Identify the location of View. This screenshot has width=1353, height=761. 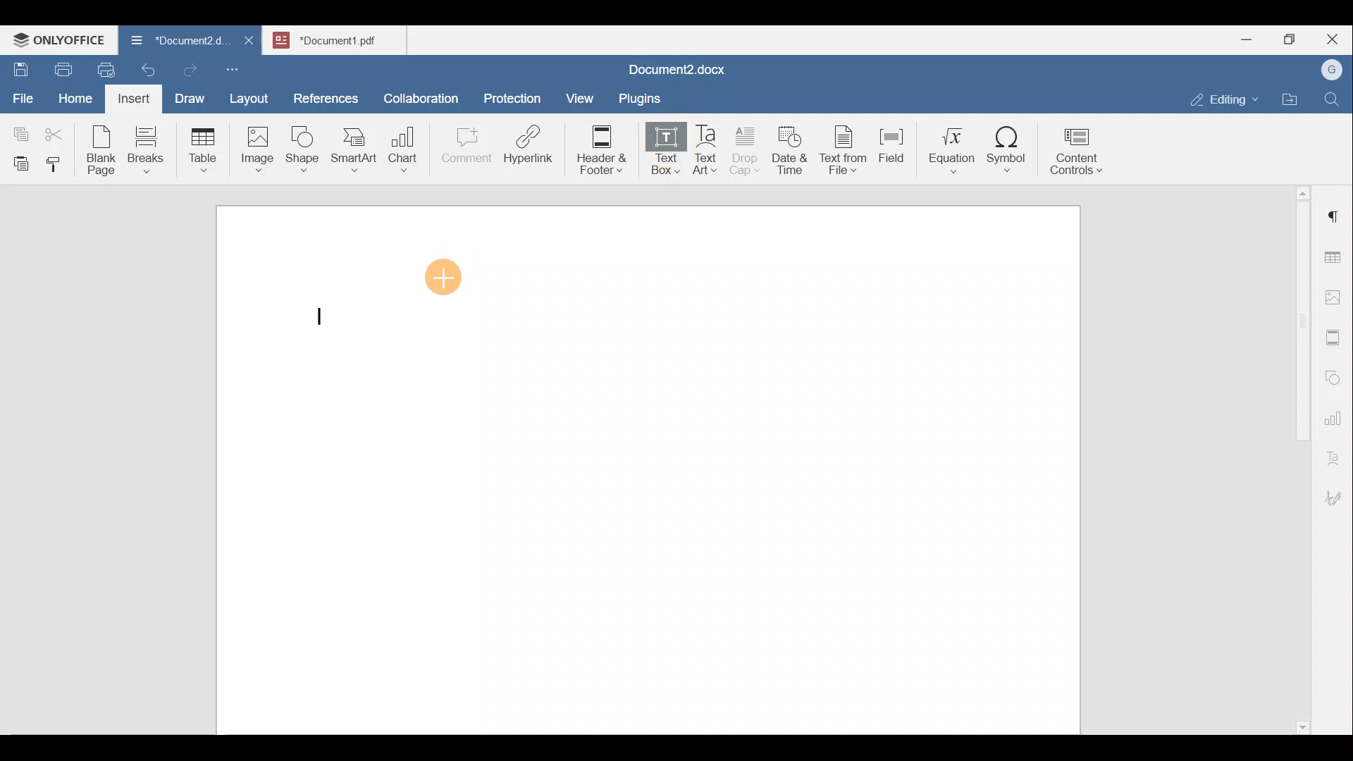
(581, 94).